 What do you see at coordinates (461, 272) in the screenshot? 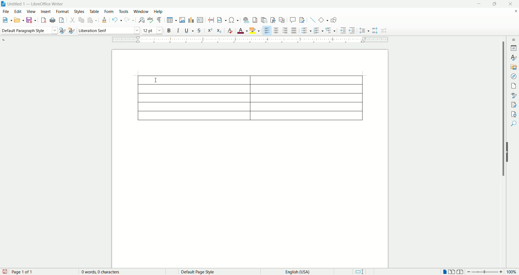
I see `book view` at bounding box center [461, 272].